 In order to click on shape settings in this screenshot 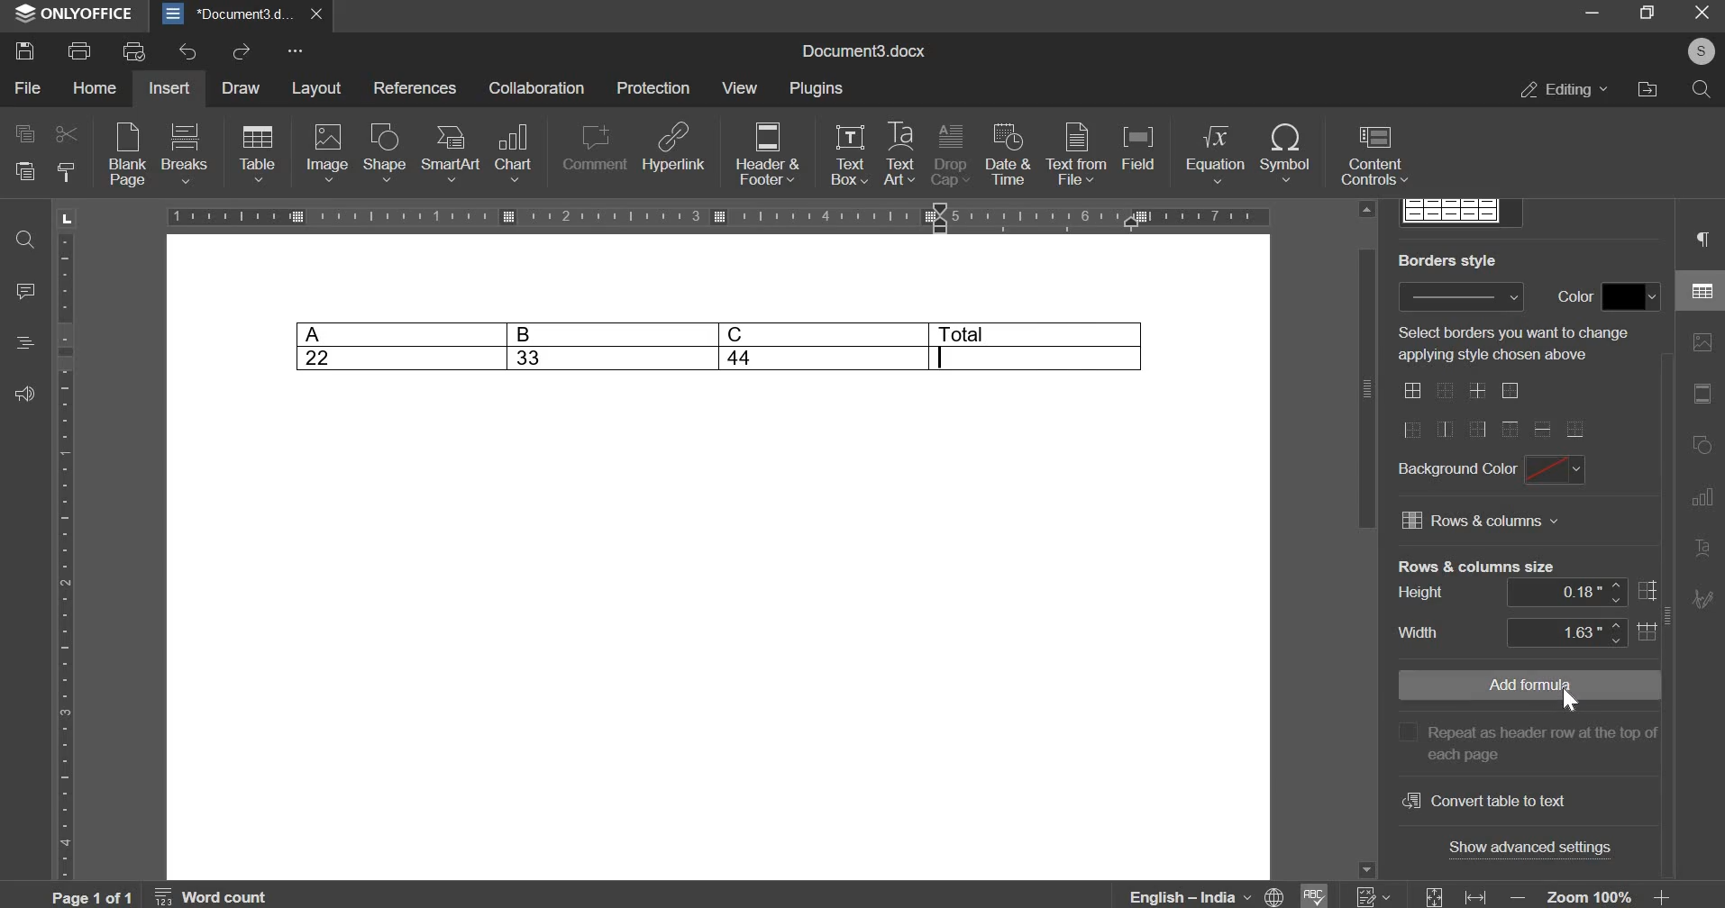, I will do `click(1702, 445)`.